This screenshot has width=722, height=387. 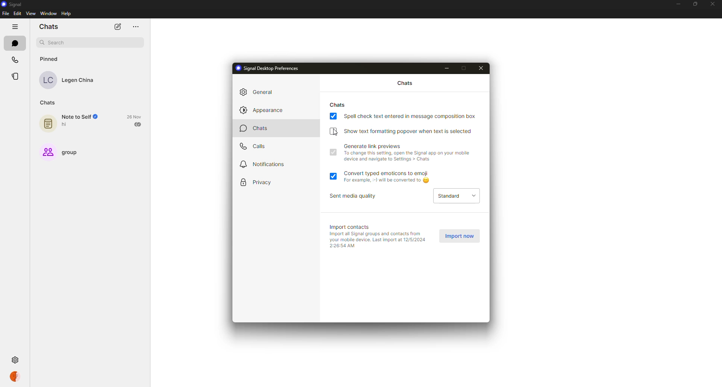 What do you see at coordinates (66, 14) in the screenshot?
I see `help` at bounding box center [66, 14].